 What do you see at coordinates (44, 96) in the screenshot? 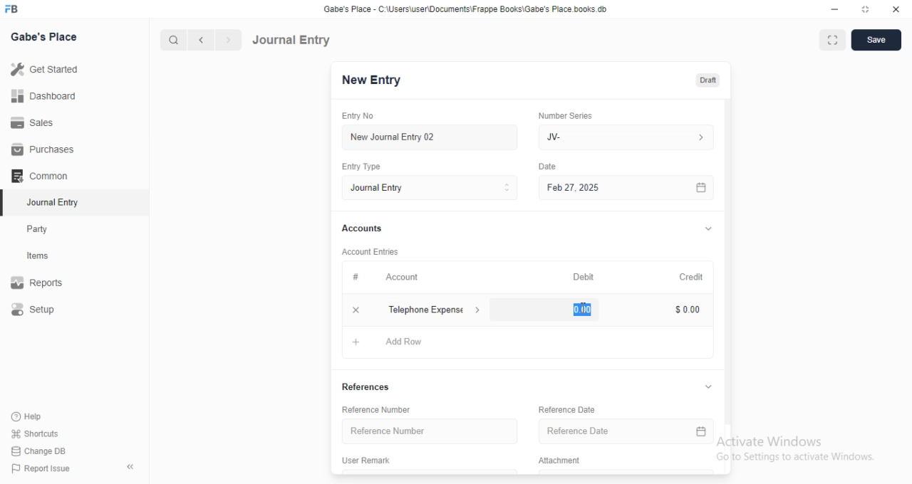
I see `Dashboard` at bounding box center [44, 96].